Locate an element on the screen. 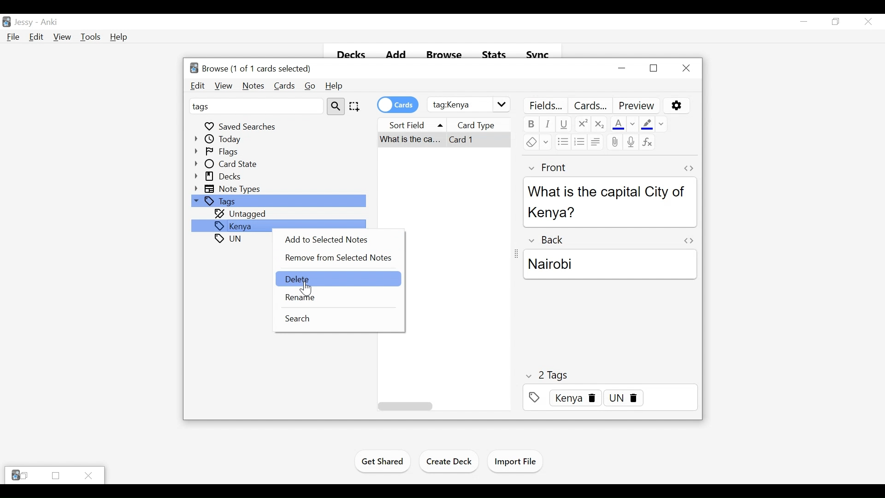  Back is located at coordinates (549, 239).